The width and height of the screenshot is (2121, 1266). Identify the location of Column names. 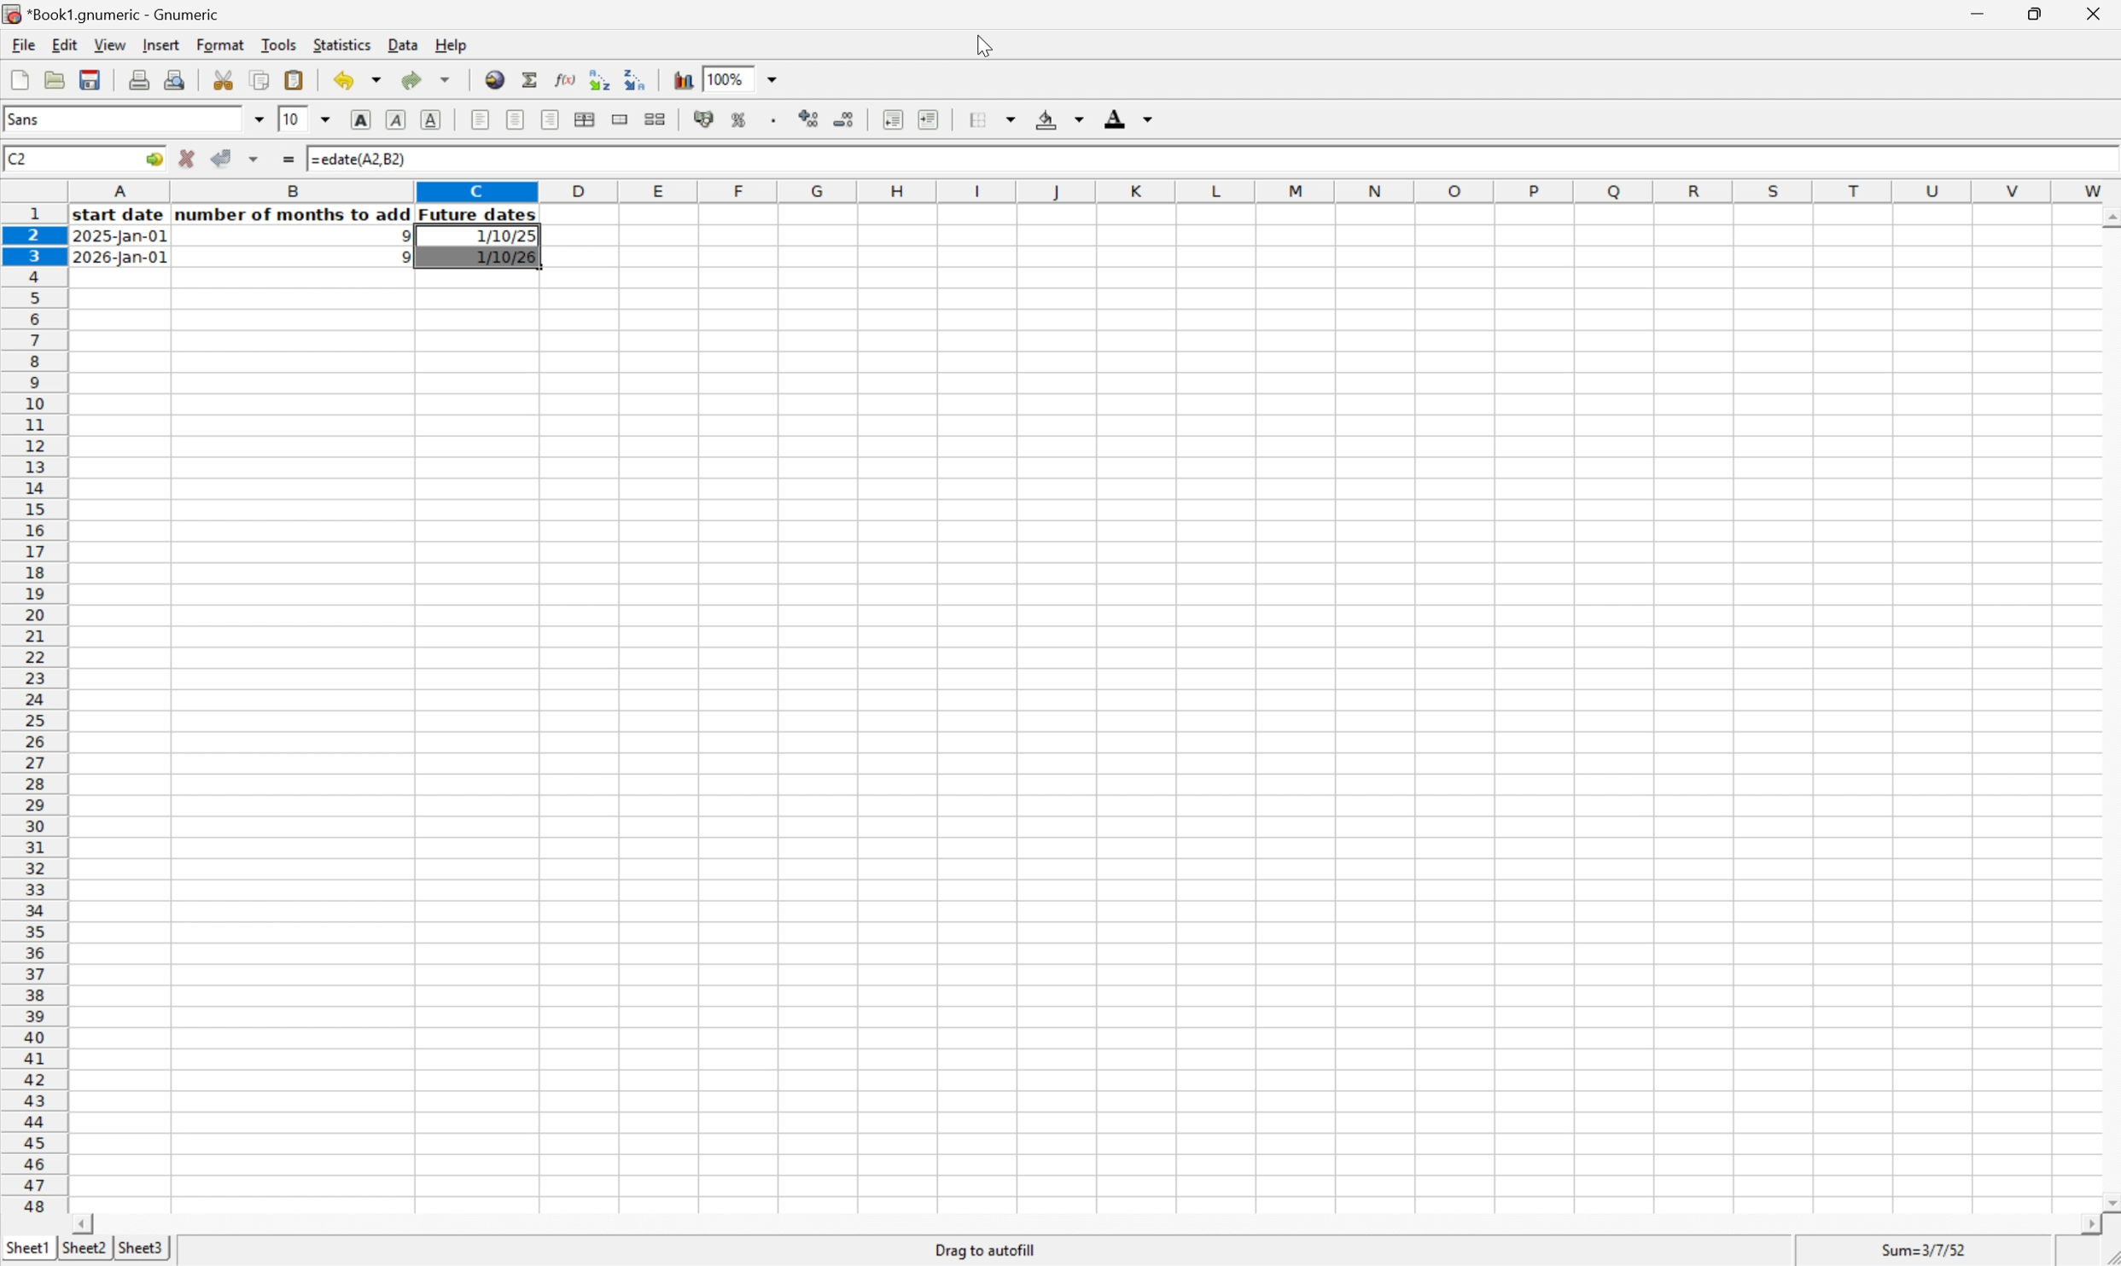
(1094, 192).